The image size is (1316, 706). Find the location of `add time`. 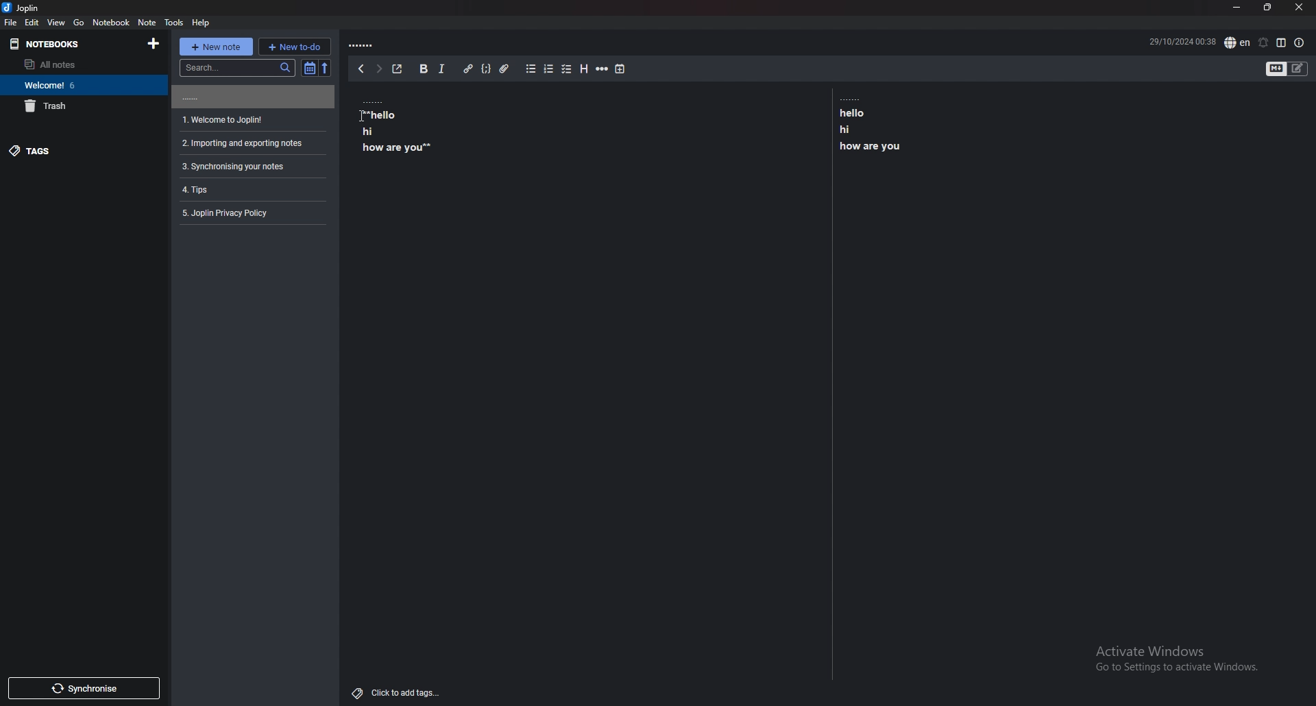

add time is located at coordinates (620, 69).